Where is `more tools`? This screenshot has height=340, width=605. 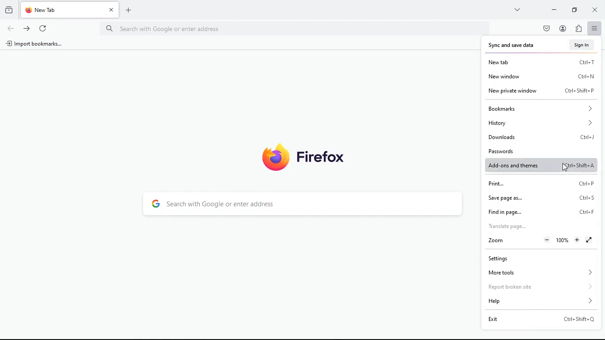 more tools is located at coordinates (539, 272).